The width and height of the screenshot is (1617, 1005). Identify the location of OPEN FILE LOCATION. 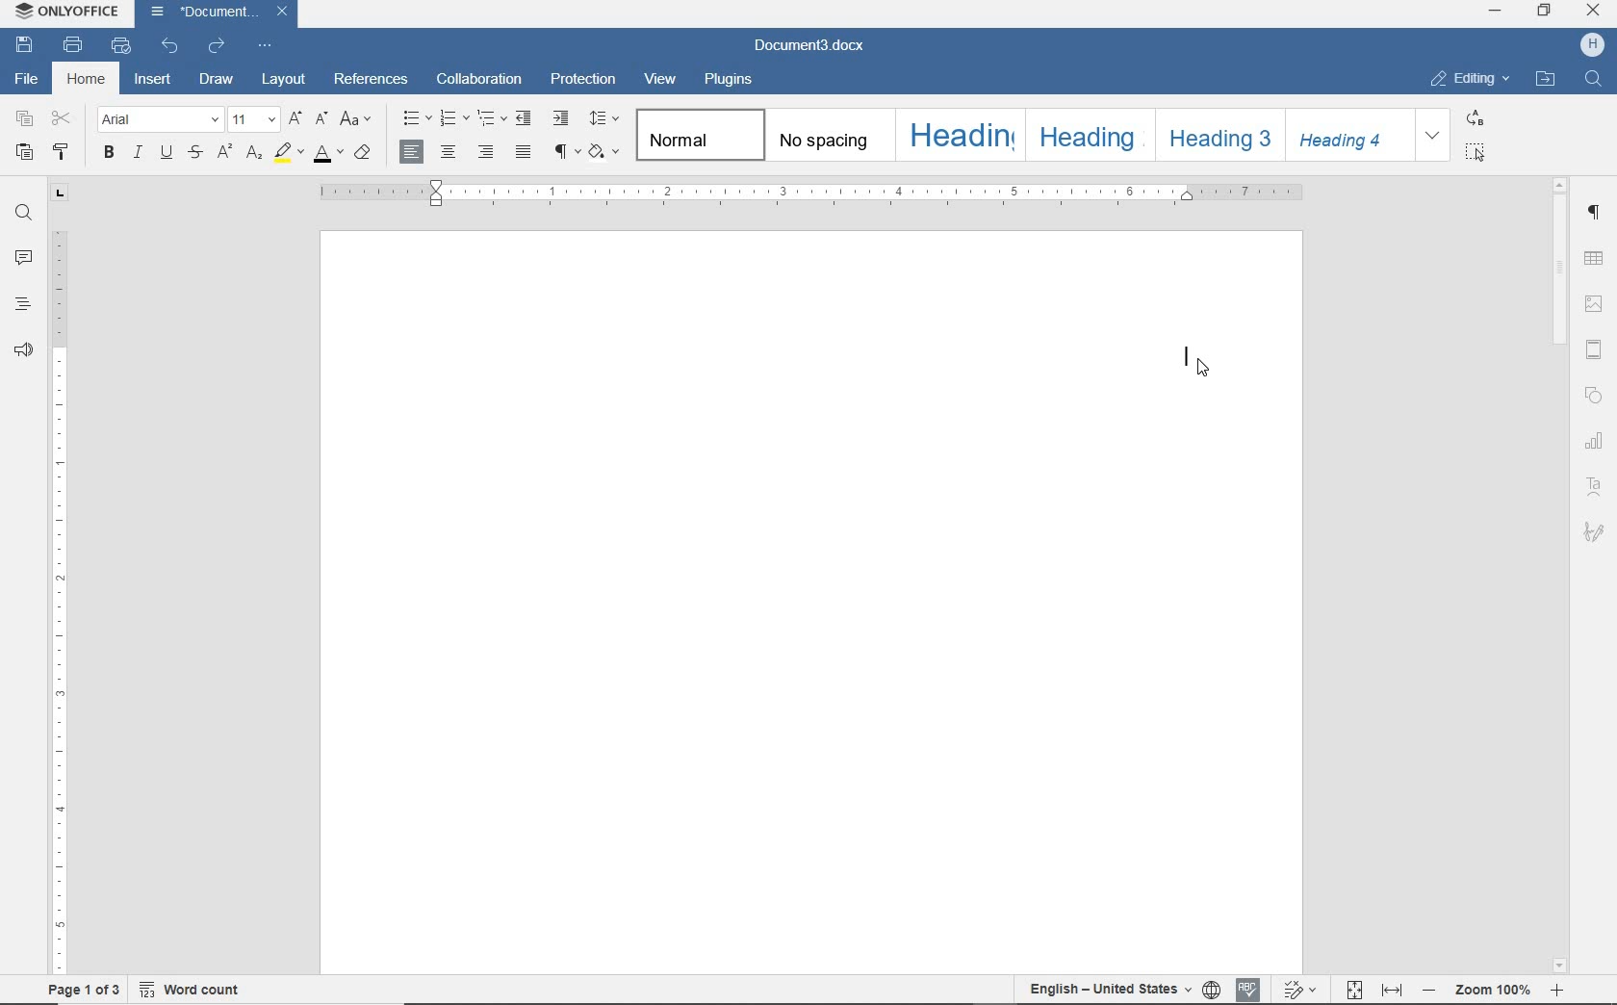
(1547, 81).